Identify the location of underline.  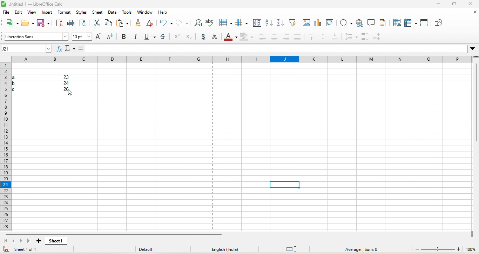
(149, 38).